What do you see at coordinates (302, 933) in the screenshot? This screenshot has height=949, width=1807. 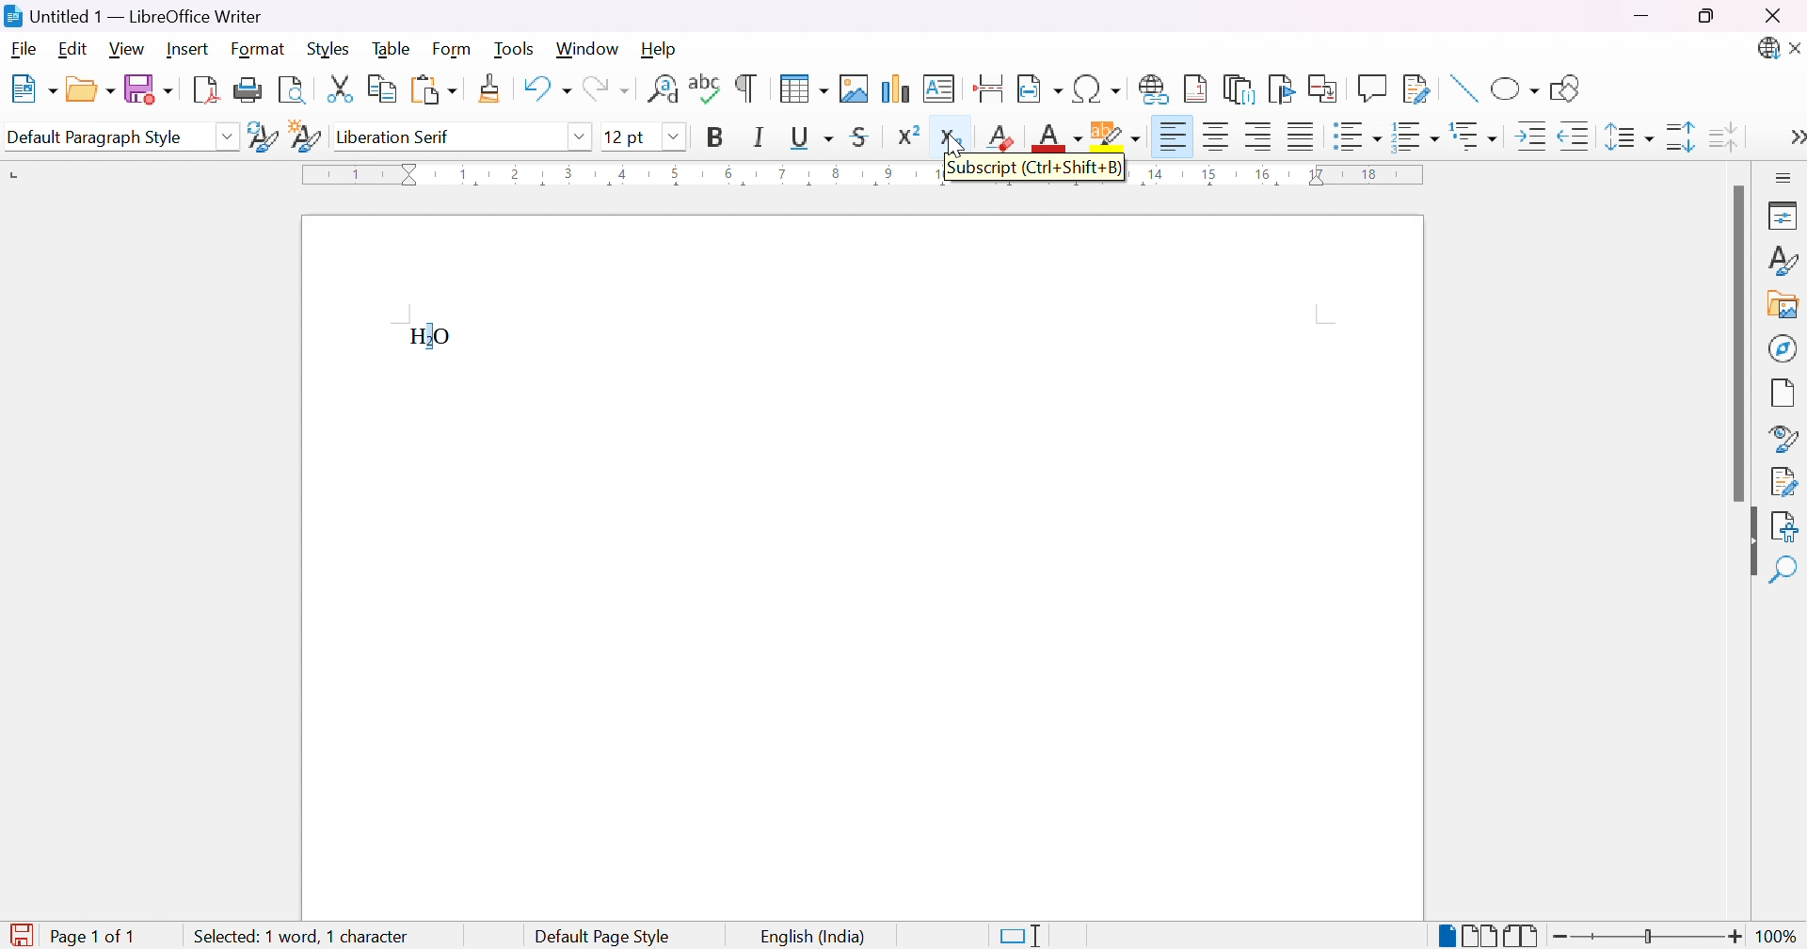 I see `Selected: 1 word, 1 character` at bounding box center [302, 933].